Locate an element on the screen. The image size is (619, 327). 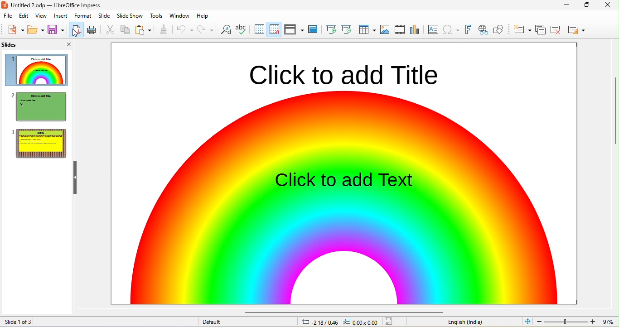
title is located at coordinates (58, 5).